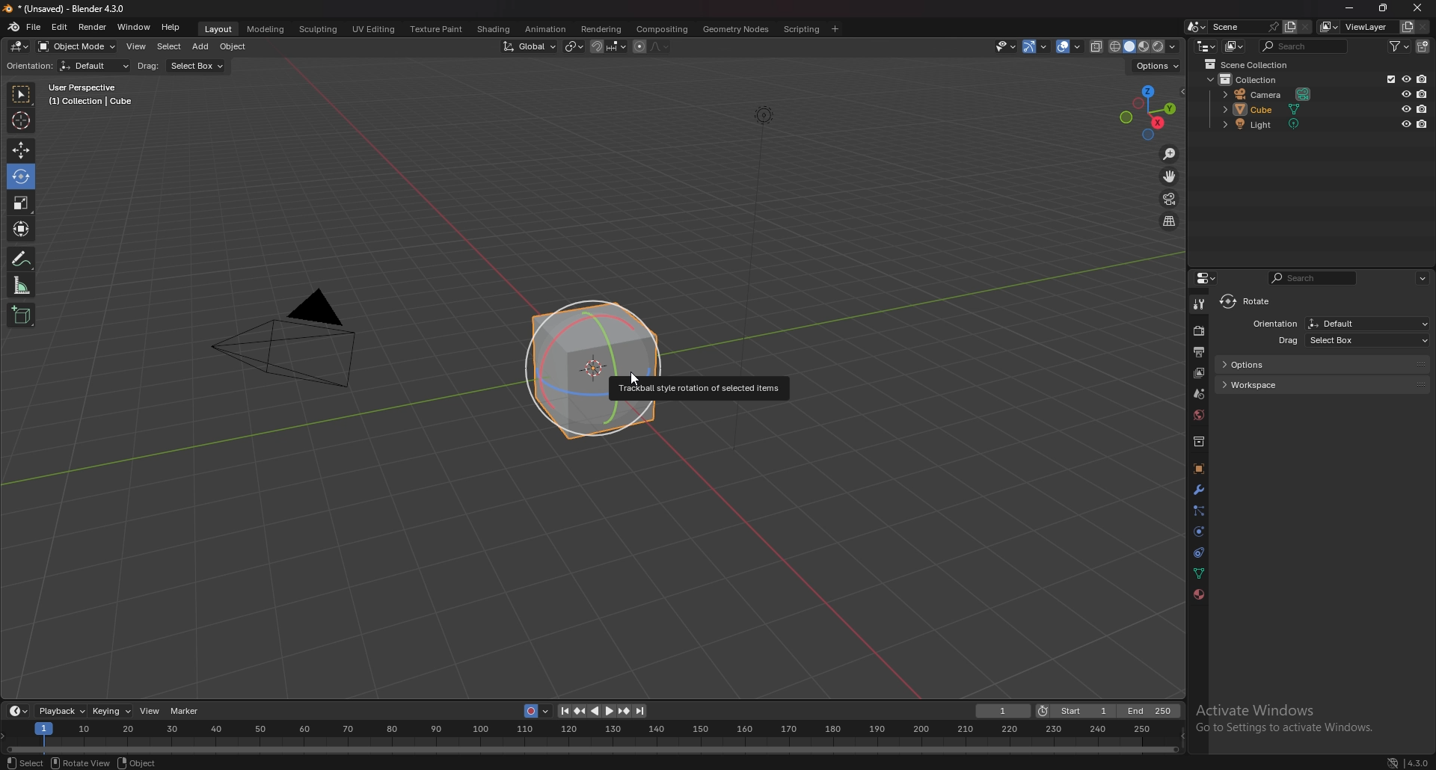 Image resolution: width=1436 pixels, height=770 pixels. Describe the element at coordinates (1388, 78) in the screenshot. I see `exclude from view layer` at that location.